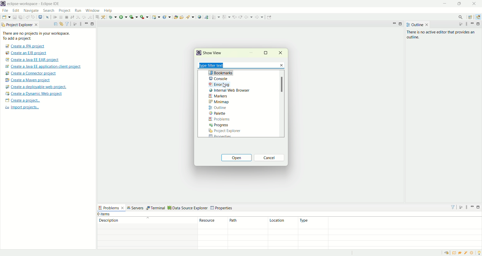 Image resolution: width=482 pixels, height=256 pixels. What do you see at coordinates (460, 254) in the screenshot?
I see `tutorial` at bounding box center [460, 254].